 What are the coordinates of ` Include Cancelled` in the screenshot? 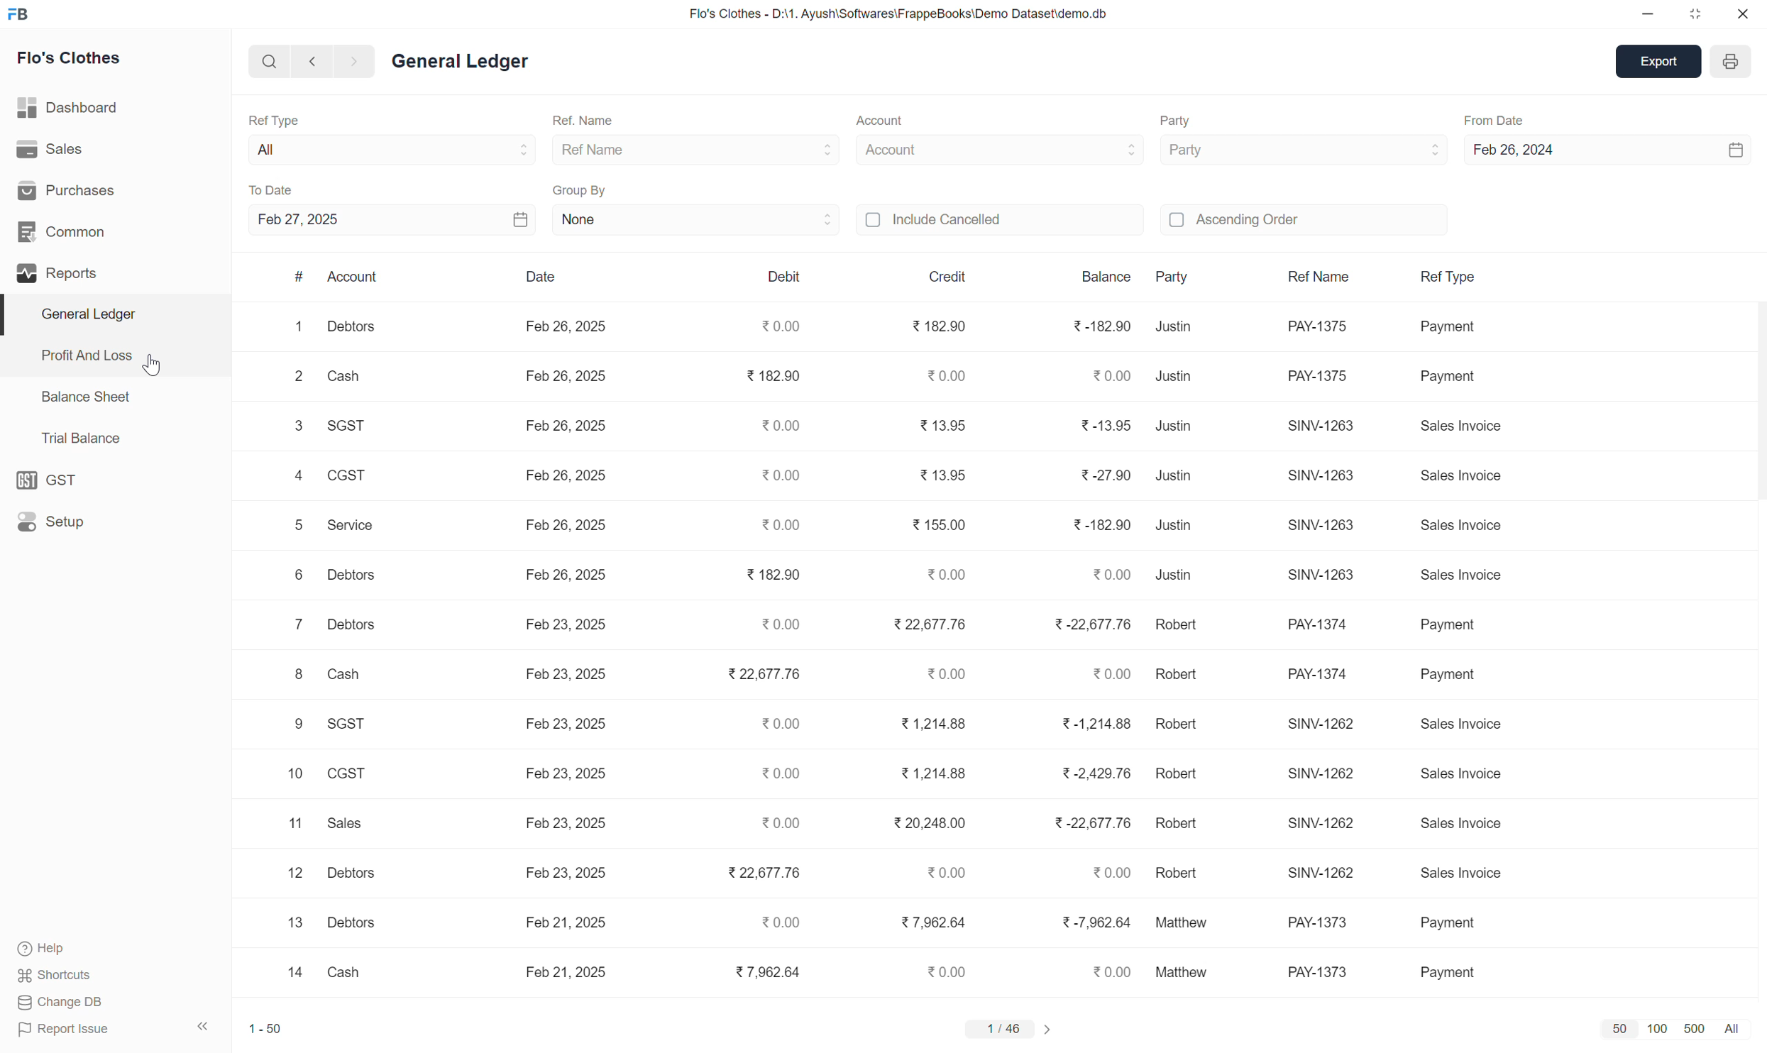 It's located at (952, 223).